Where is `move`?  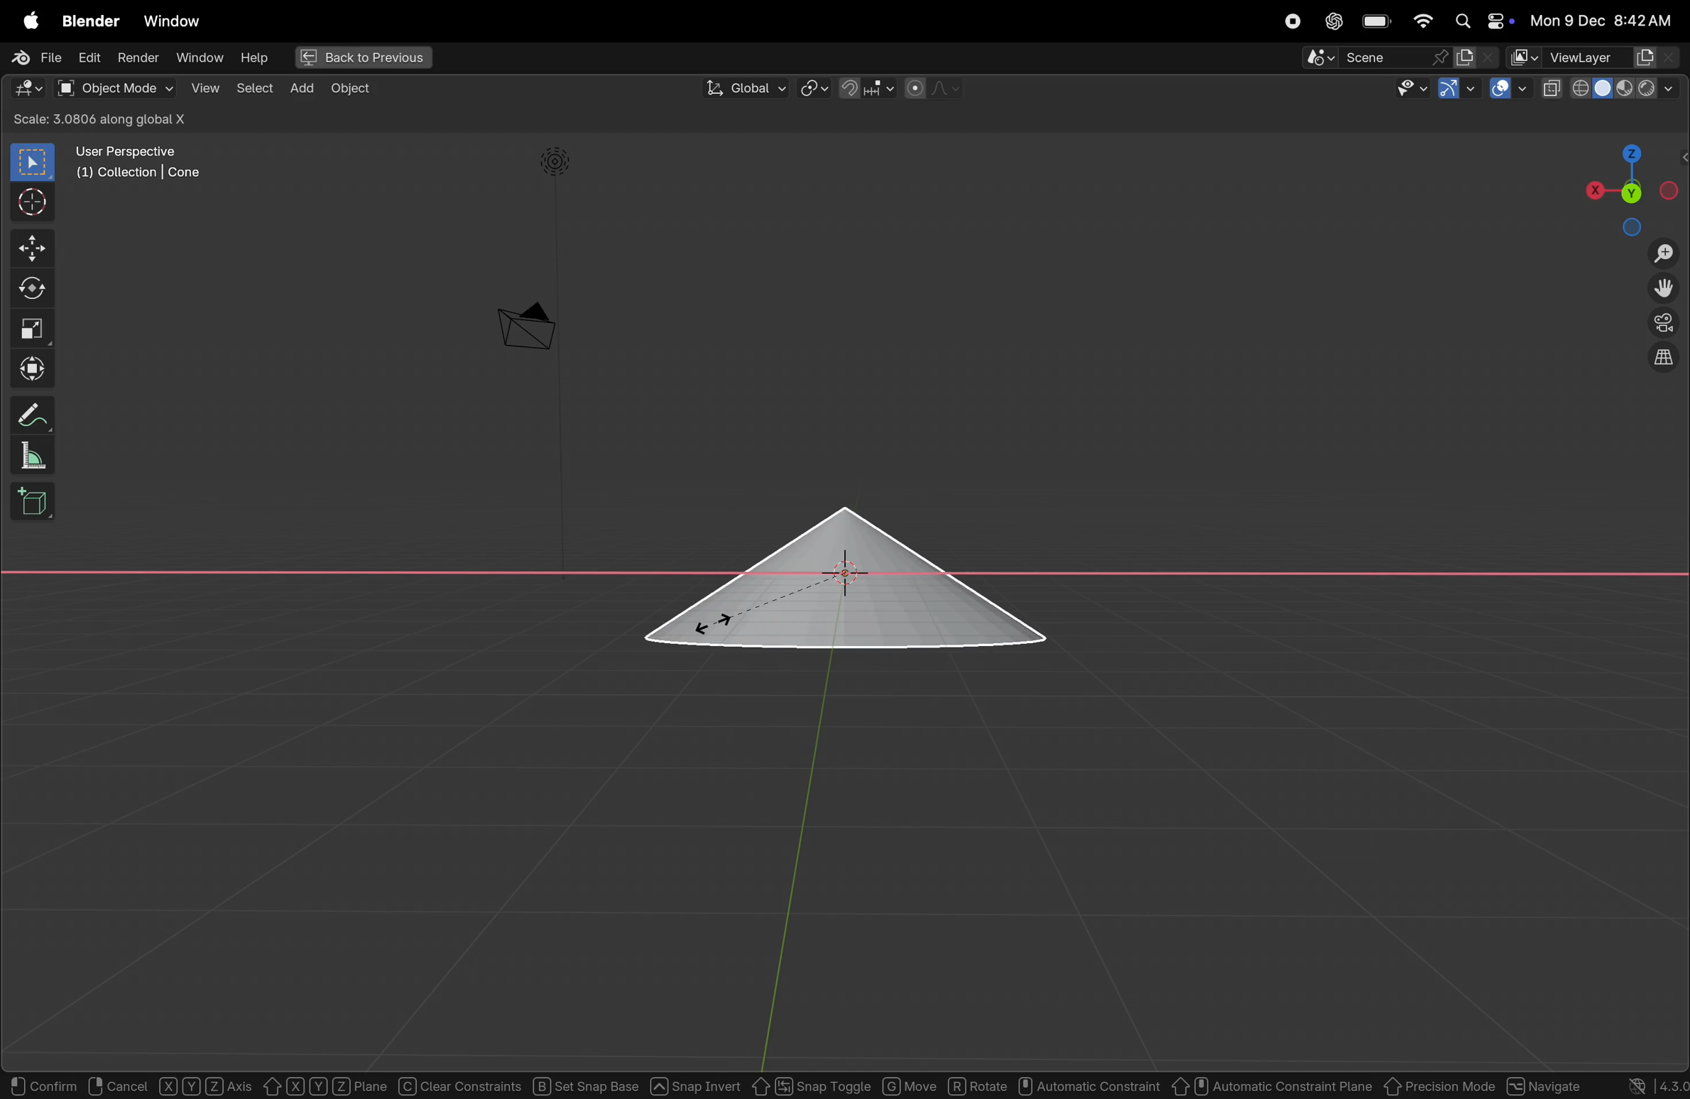
move is located at coordinates (910, 1086).